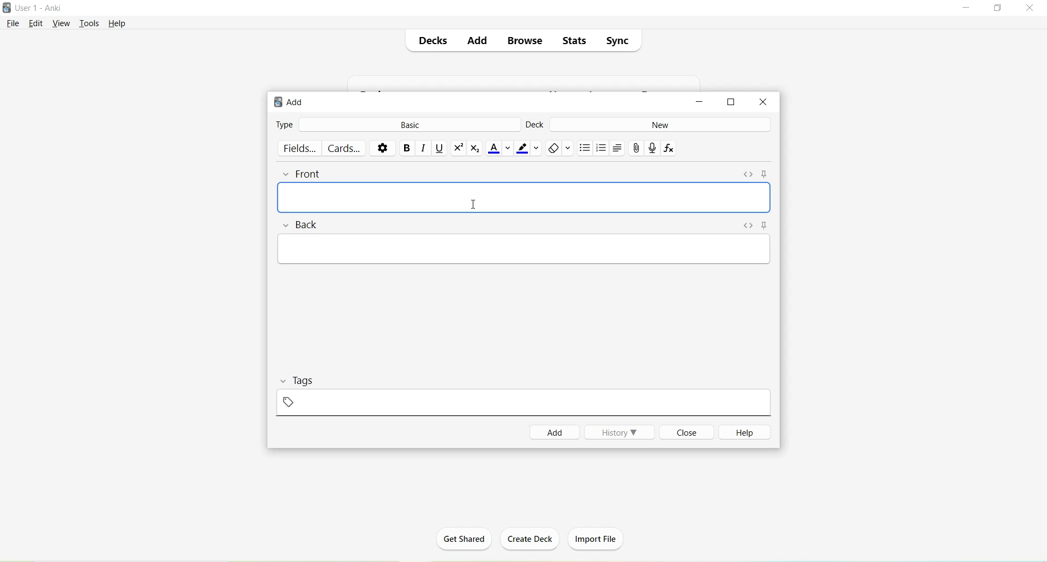  Describe the element at coordinates (660, 125) in the screenshot. I see `New` at that location.